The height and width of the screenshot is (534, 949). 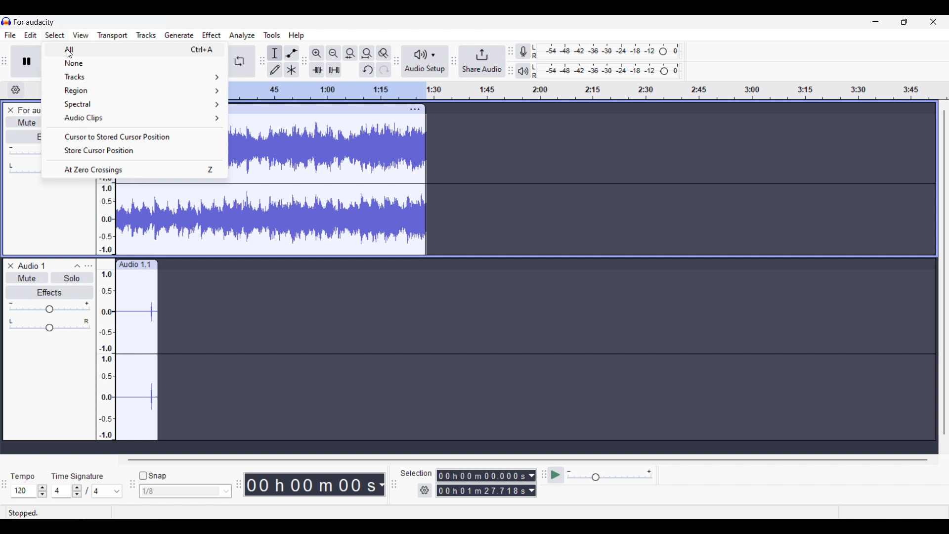 What do you see at coordinates (78, 476) in the screenshot?
I see `time signature ` at bounding box center [78, 476].